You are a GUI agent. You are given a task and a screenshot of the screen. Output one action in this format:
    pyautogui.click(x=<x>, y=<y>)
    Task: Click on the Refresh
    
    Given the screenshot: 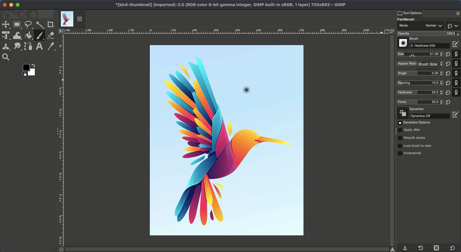 What is the action you would take?
    pyautogui.click(x=420, y=248)
    